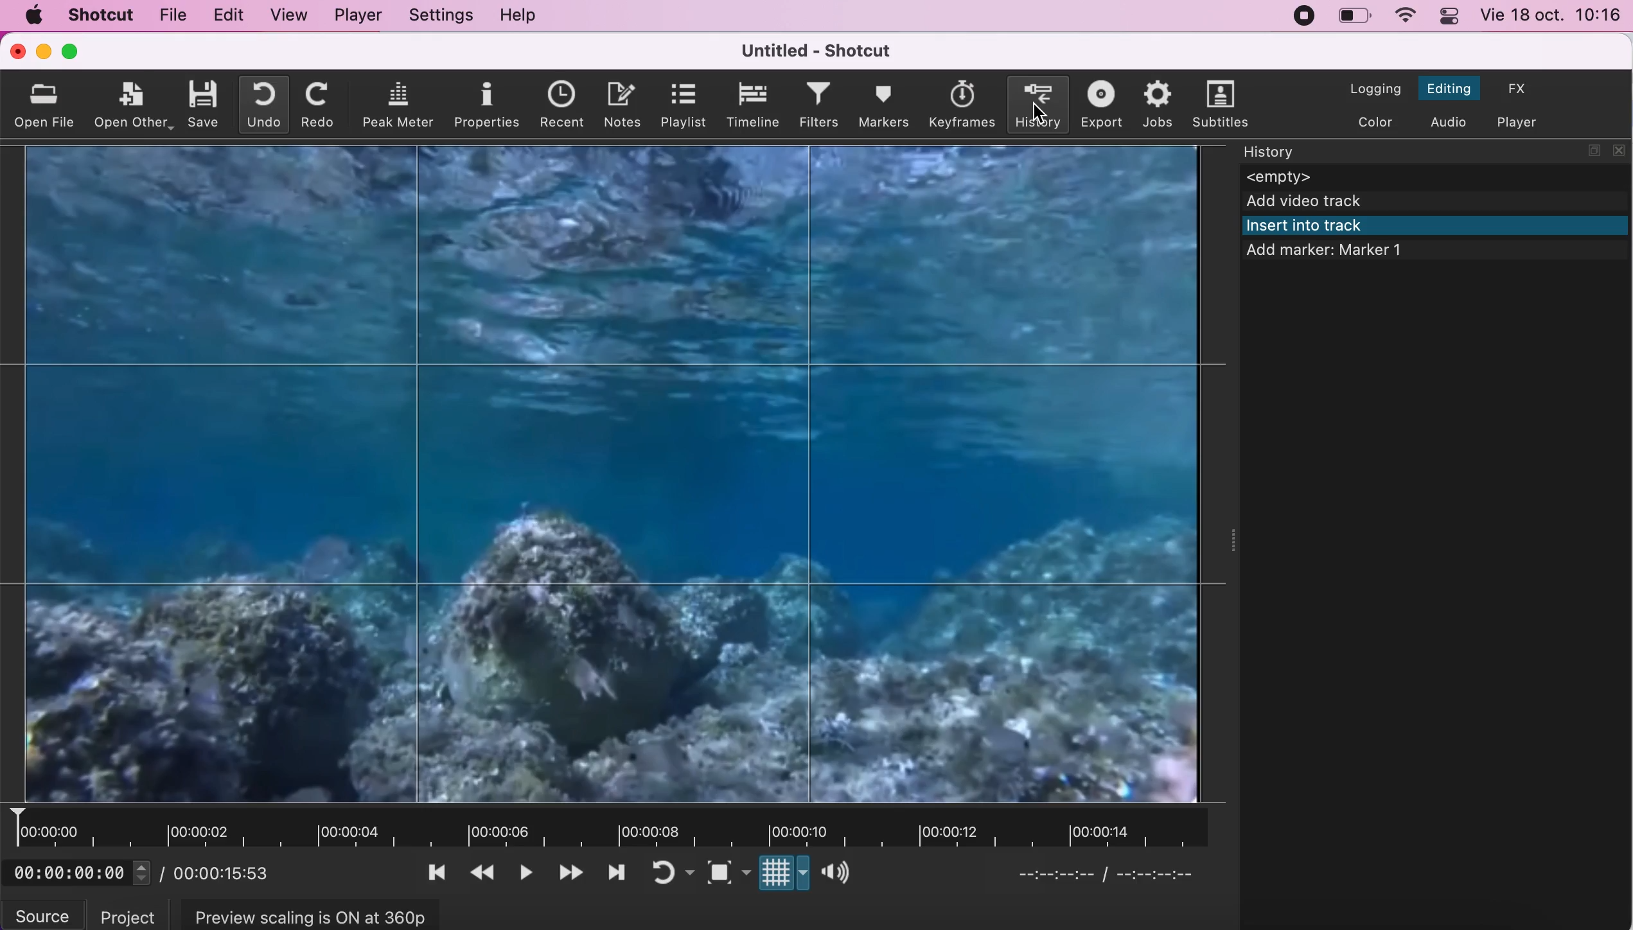  I want to click on skip to the previous point, so click(441, 870).